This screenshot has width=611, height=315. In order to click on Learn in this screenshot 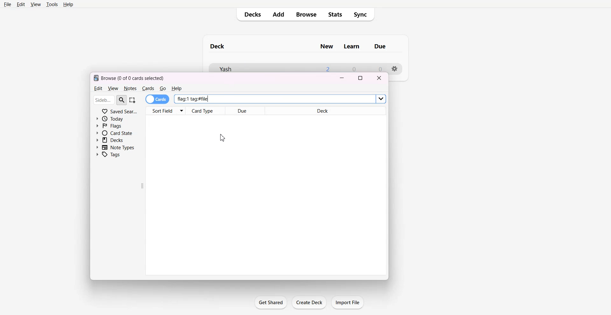, I will do `click(355, 46)`.